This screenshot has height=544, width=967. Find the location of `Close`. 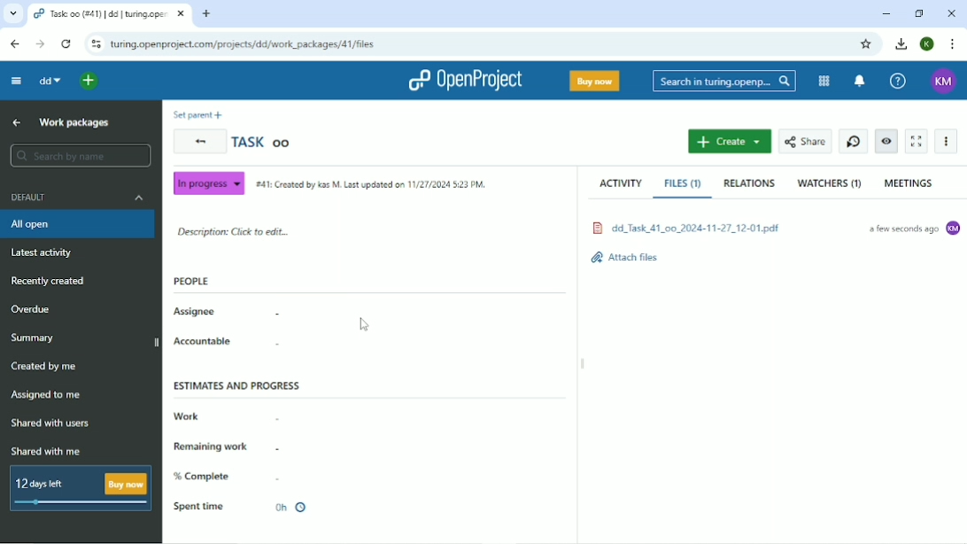

Close is located at coordinates (951, 12).